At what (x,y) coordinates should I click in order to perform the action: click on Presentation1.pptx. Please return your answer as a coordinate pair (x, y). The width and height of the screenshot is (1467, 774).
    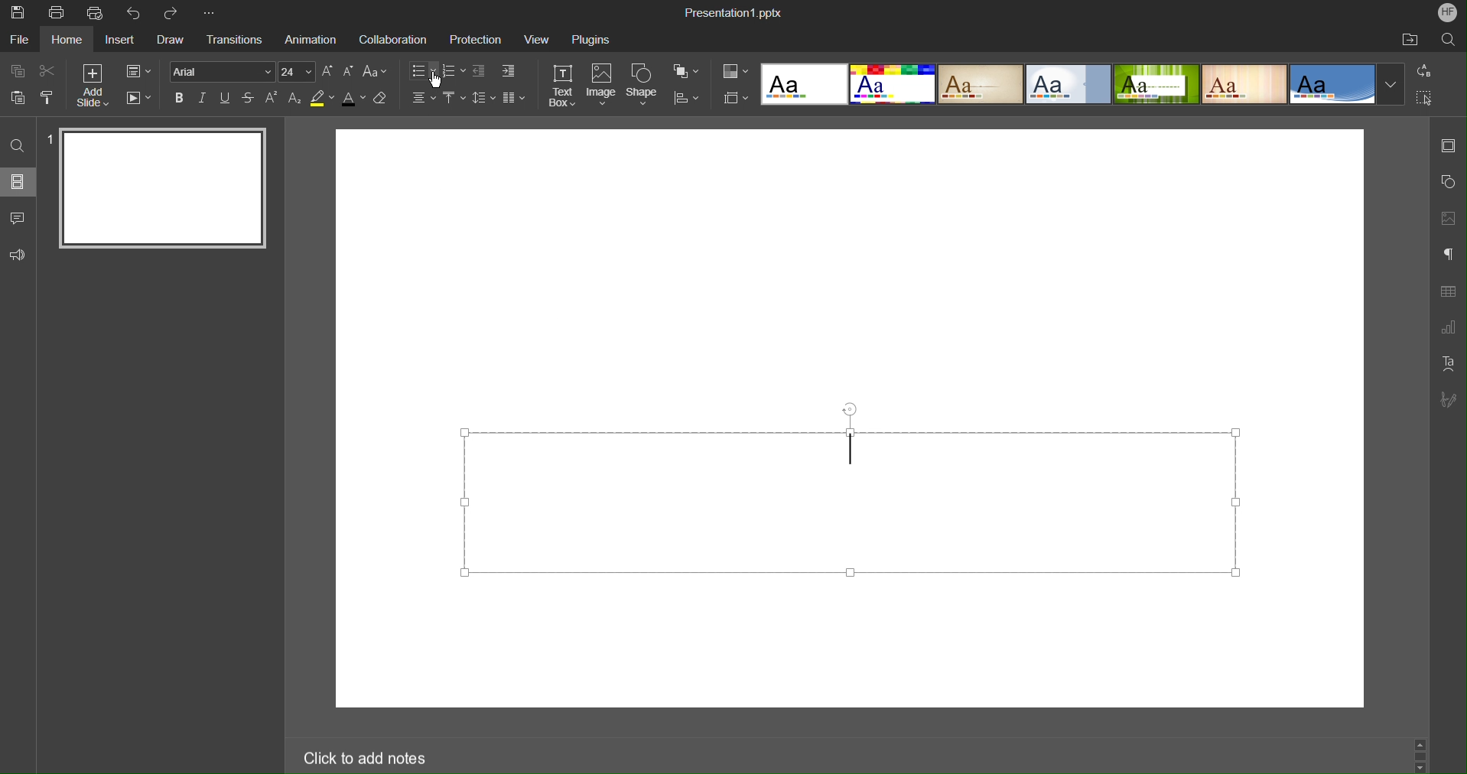
    Looking at the image, I should click on (733, 11).